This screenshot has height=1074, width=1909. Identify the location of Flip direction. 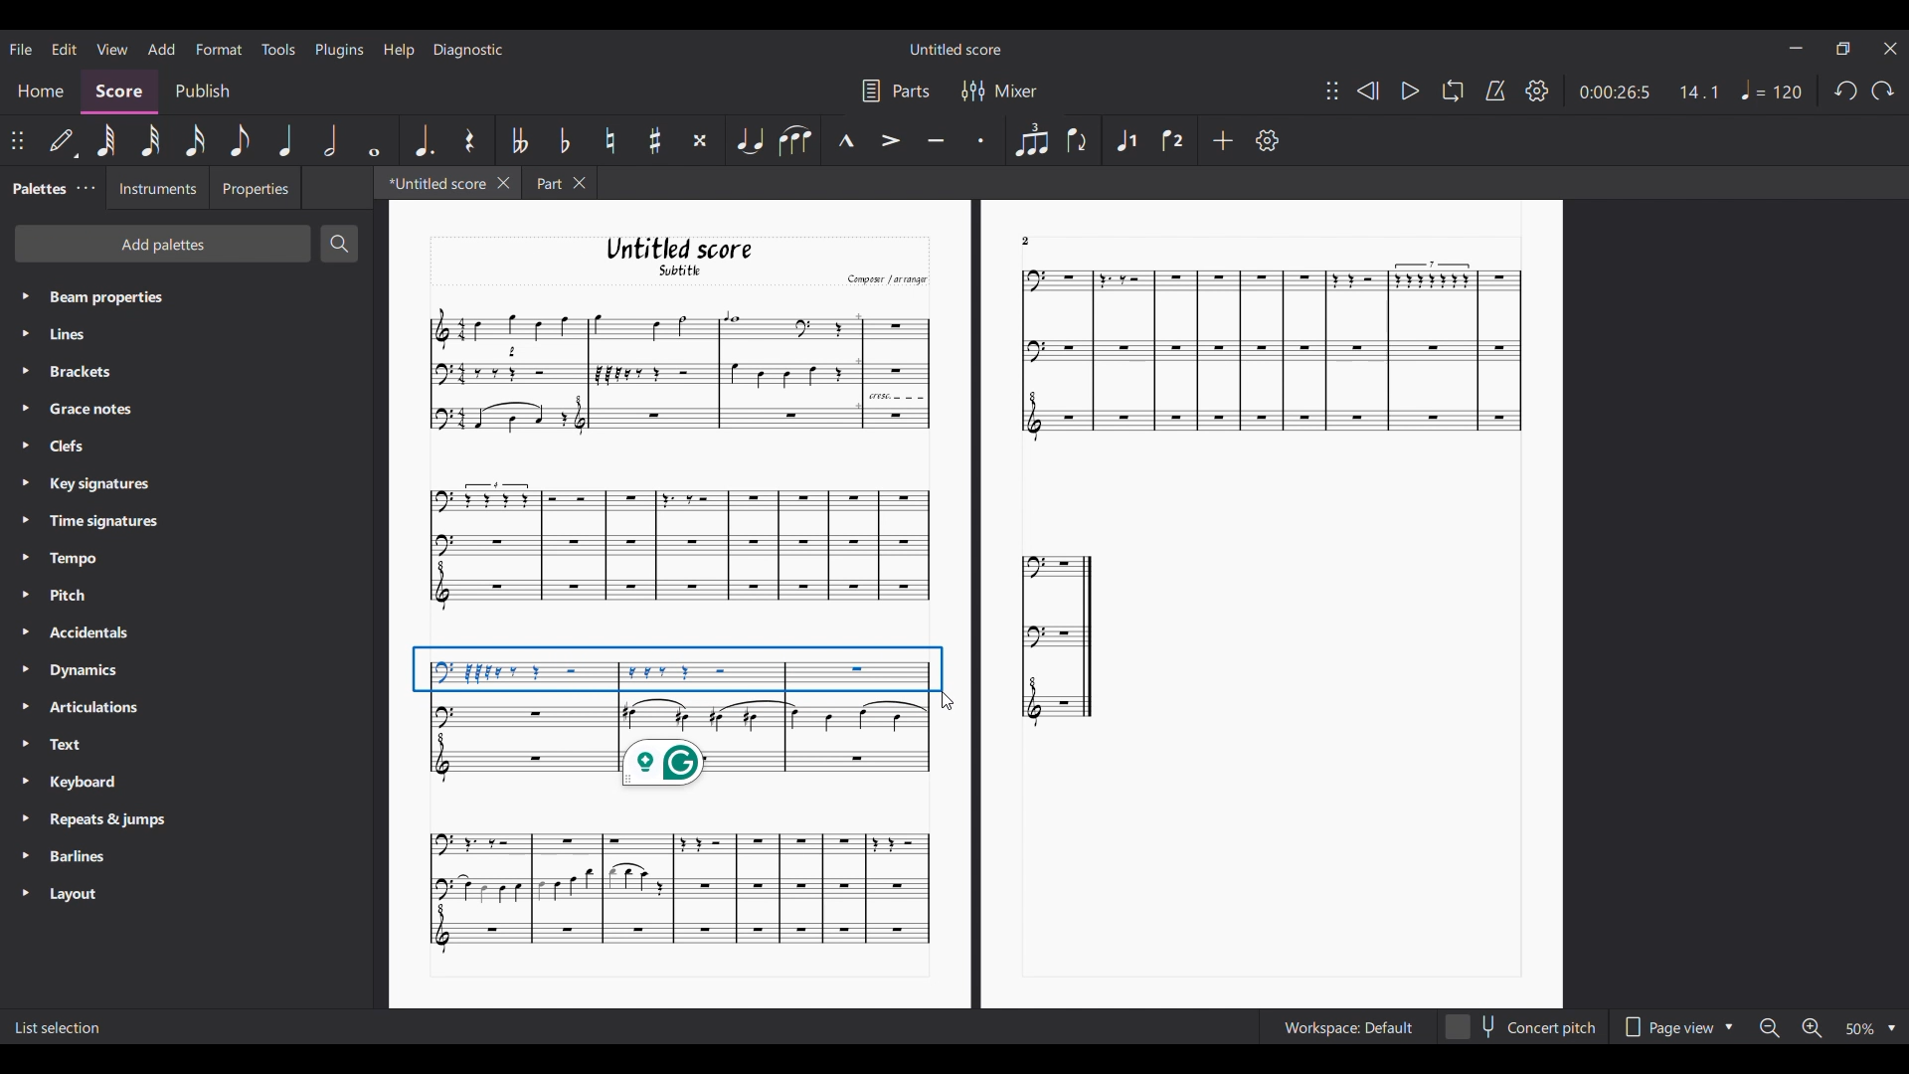
(1078, 139).